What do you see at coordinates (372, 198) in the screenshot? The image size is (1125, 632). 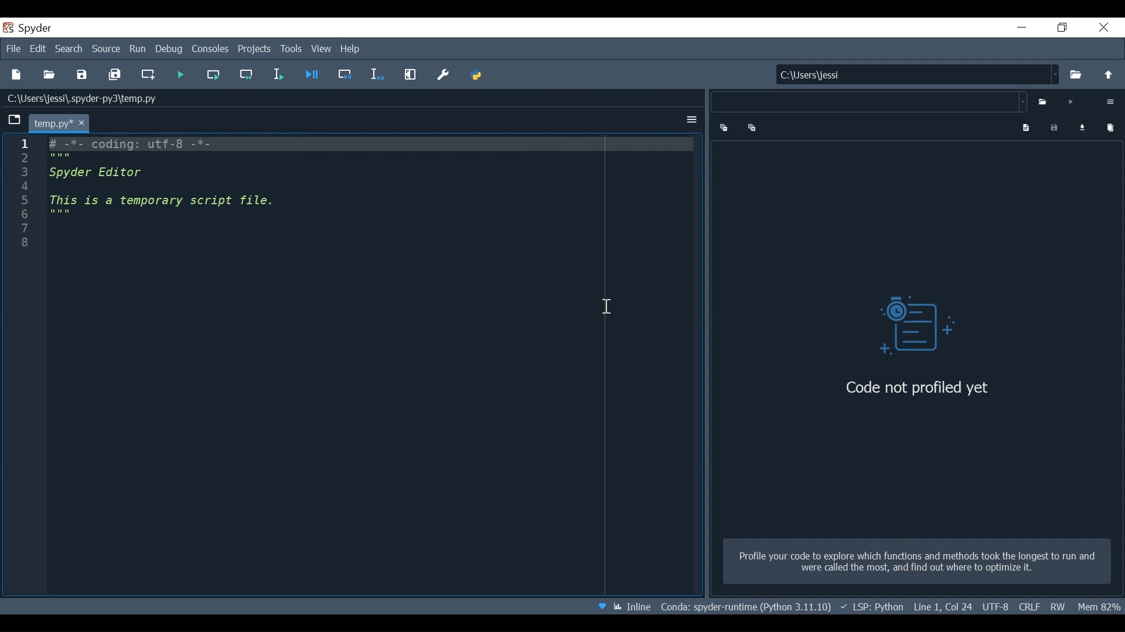 I see `# -*- coding: utf-8 -*- """ Spyder Editor  This is a temporary script file. """` at bounding box center [372, 198].